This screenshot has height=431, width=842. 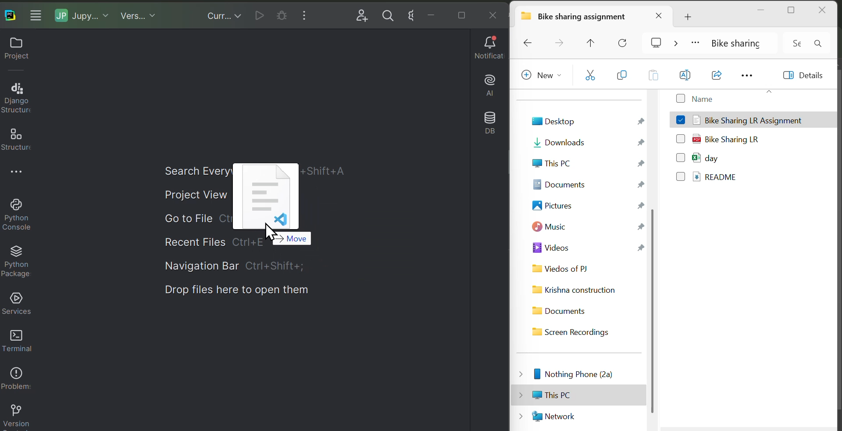 I want to click on More windows options, so click(x=308, y=15).